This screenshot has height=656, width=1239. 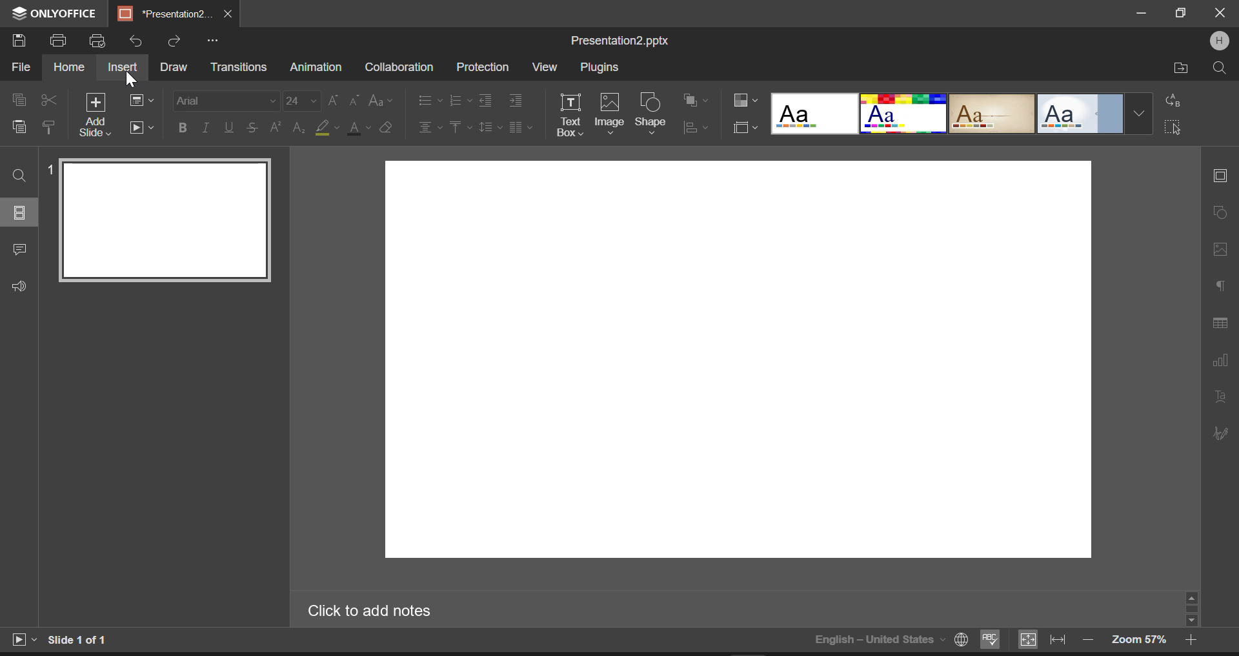 I want to click on *Presentation2.pptx, so click(x=165, y=14).